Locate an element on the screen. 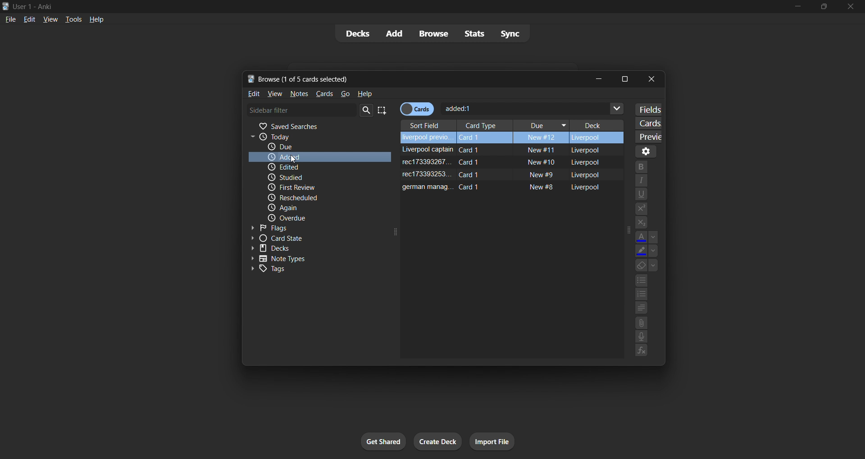  import file is located at coordinates (490, 443).